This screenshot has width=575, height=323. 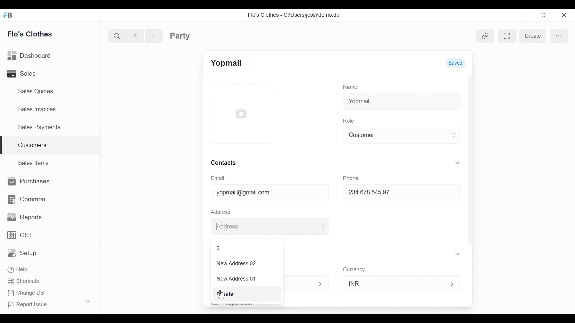 I want to click on minimize, so click(x=522, y=15).